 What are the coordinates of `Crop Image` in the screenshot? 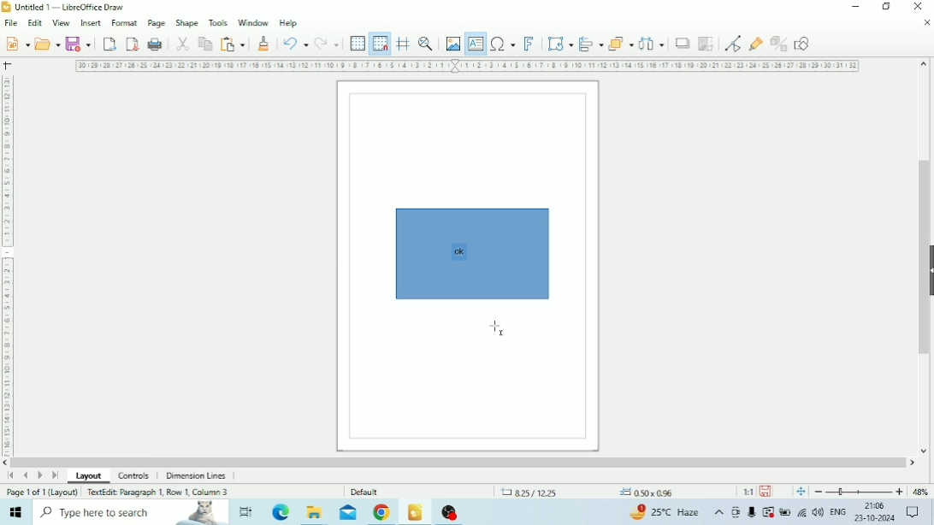 It's located at (706, 44).